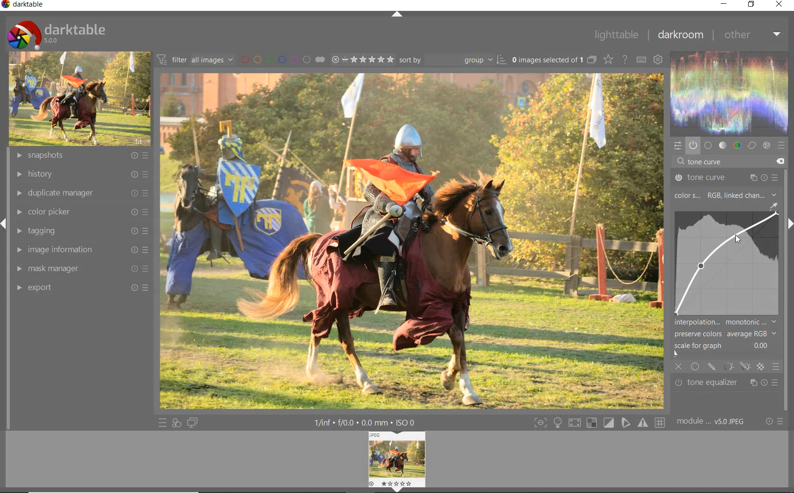  What do you see at coordinates (752, 34) in the screenshot?
I see `other` at bounding box center [752, 34].